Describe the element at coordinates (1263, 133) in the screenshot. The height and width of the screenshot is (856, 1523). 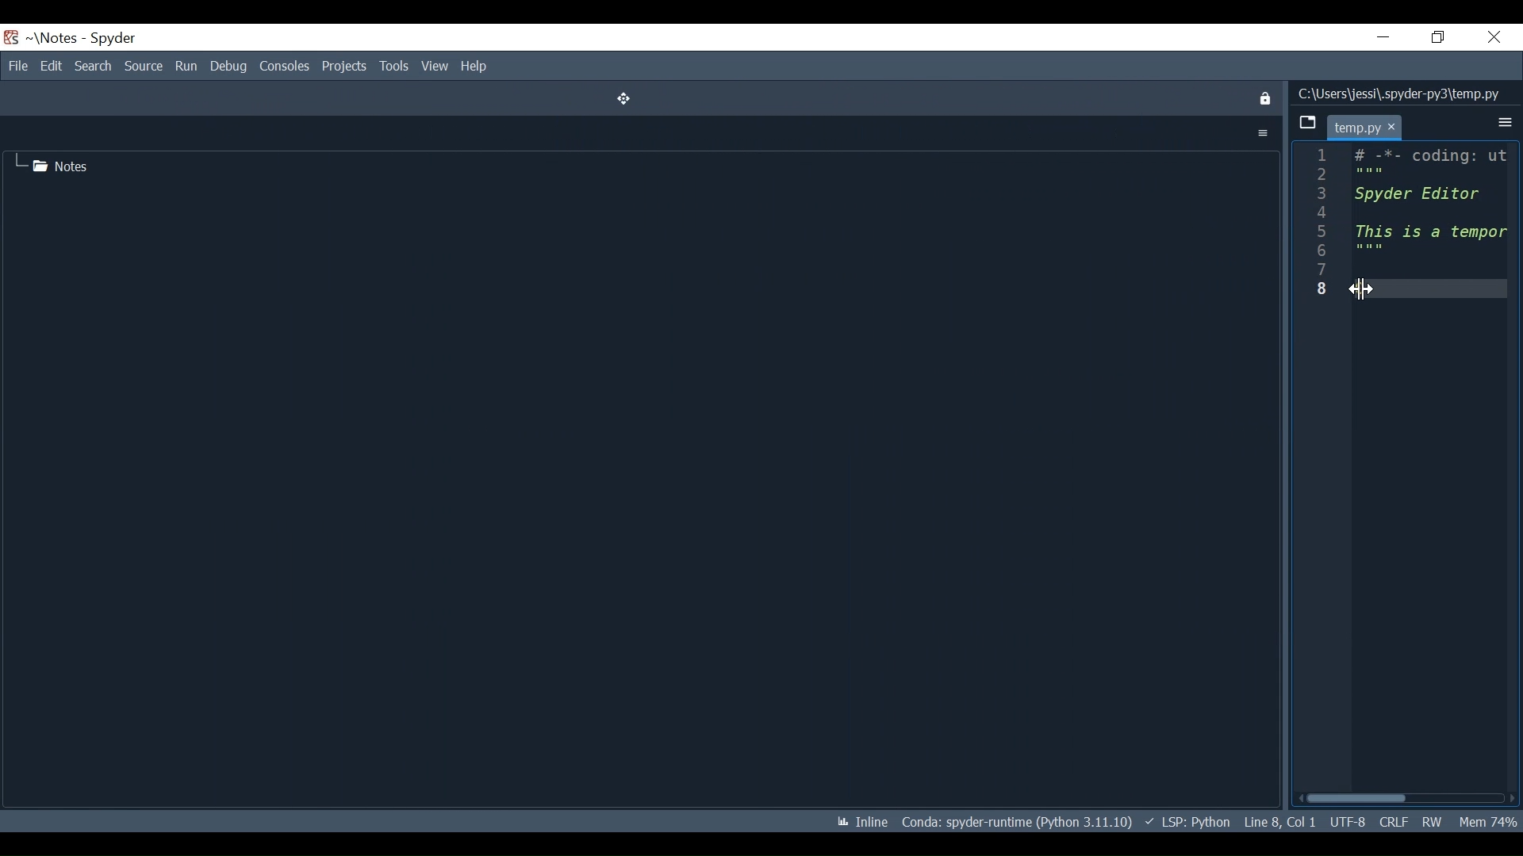
I see `More Options` at that location.